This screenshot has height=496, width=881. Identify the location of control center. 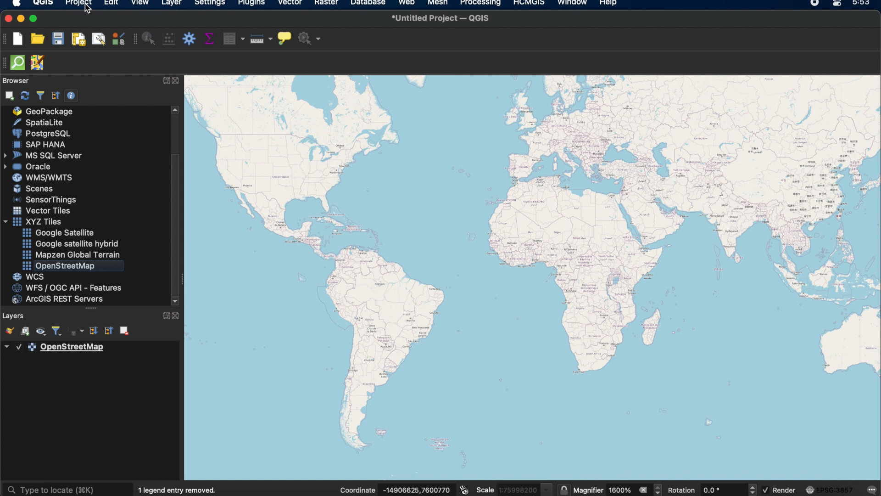
(837, 5).